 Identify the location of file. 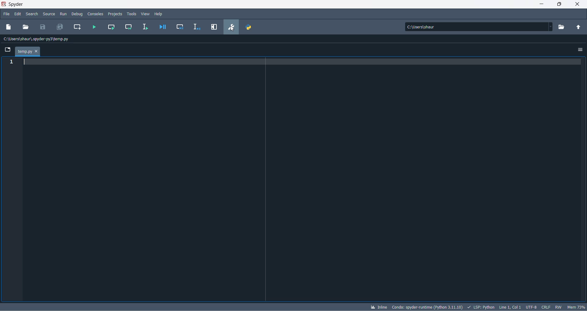
(7, 13).